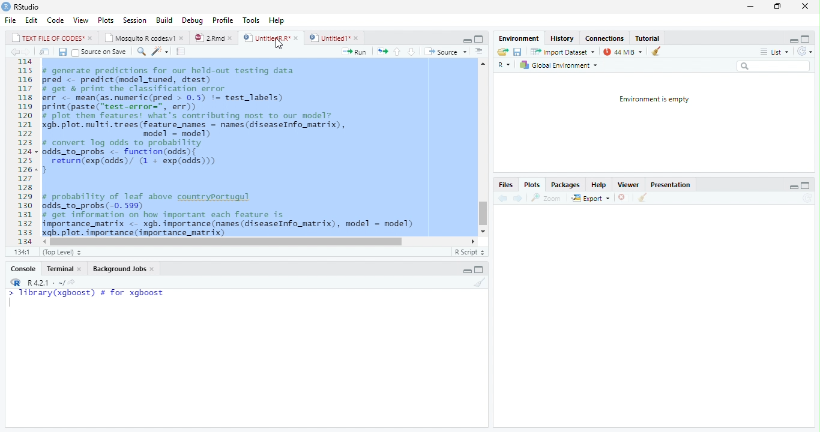 The height and width of the screenshot is (432, 820). Describe the element at coordinates (794, 185) in the screenshot. I see `Minimize` at that location.